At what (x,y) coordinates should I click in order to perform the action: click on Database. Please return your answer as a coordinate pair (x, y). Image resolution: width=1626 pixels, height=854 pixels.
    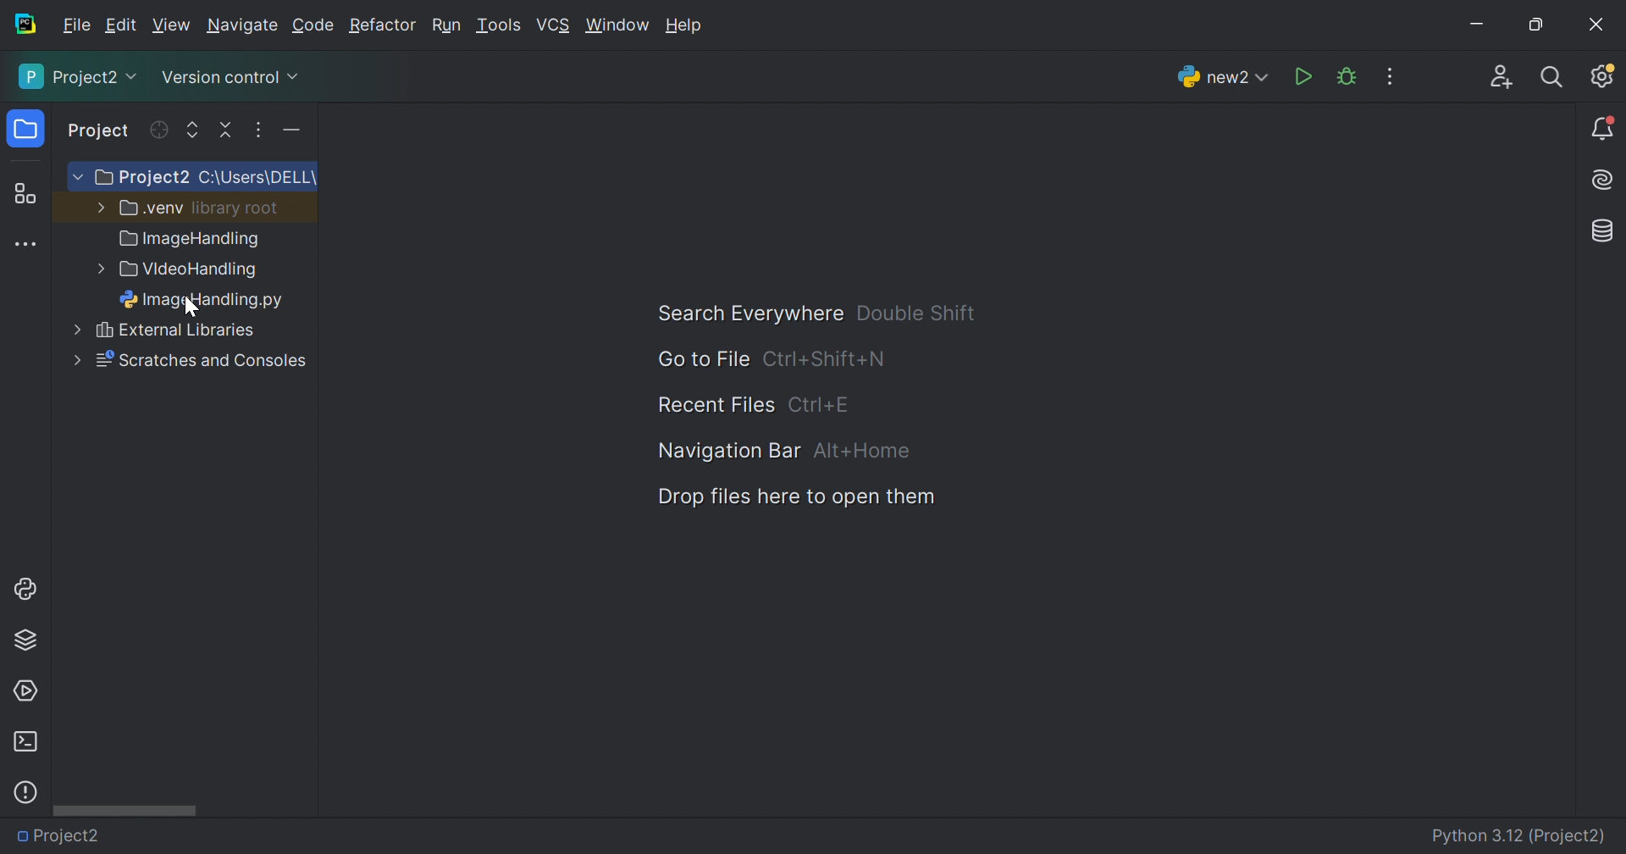
    Looking at the image, I should click on (1604, 232).